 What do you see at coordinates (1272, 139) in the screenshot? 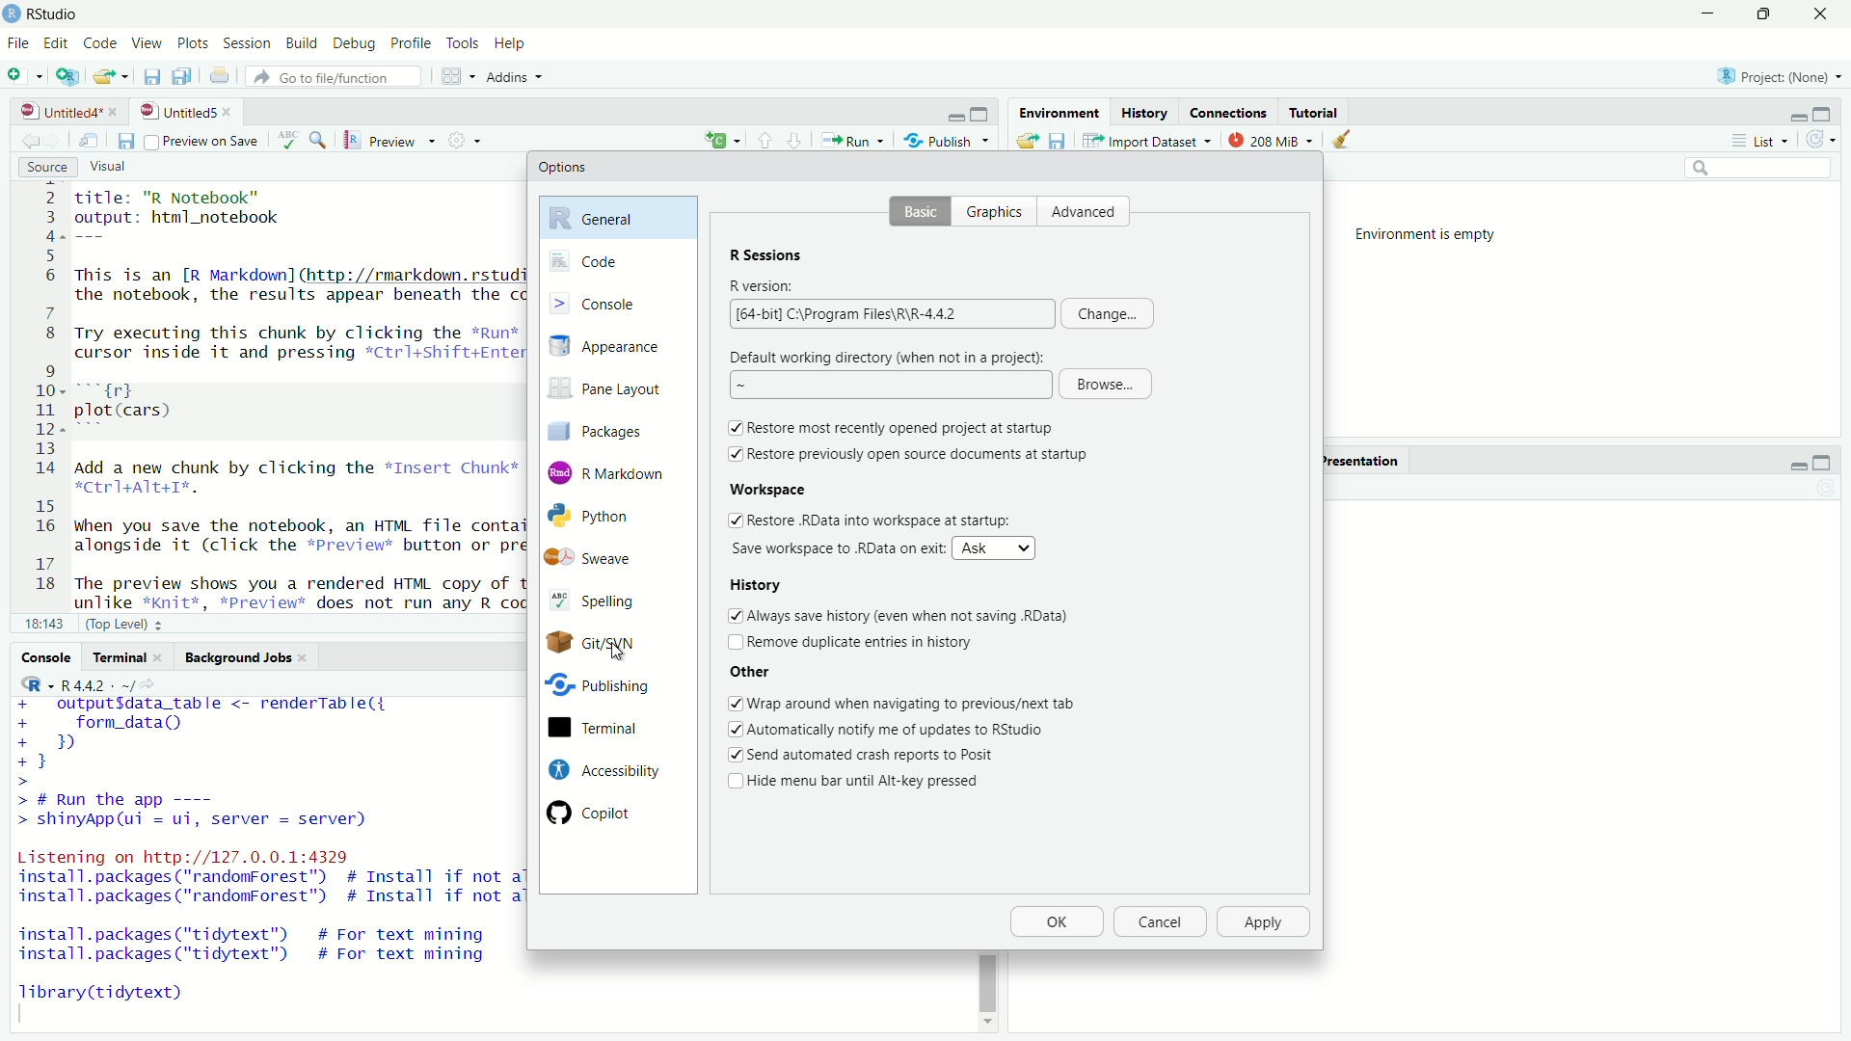
I see `208 ` at bounding box center [1272, 139].